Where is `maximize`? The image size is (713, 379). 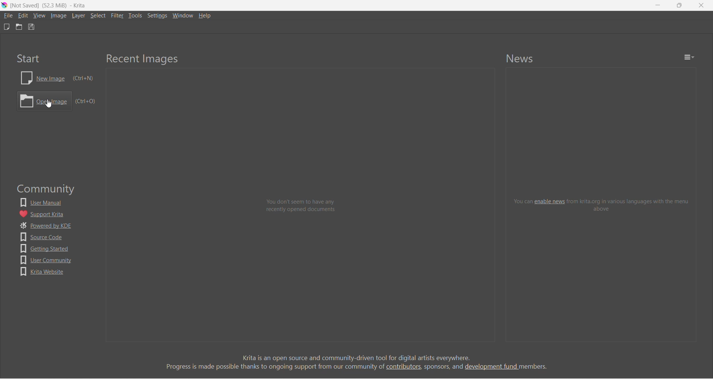
maximize is located at coordinates (679, 5).